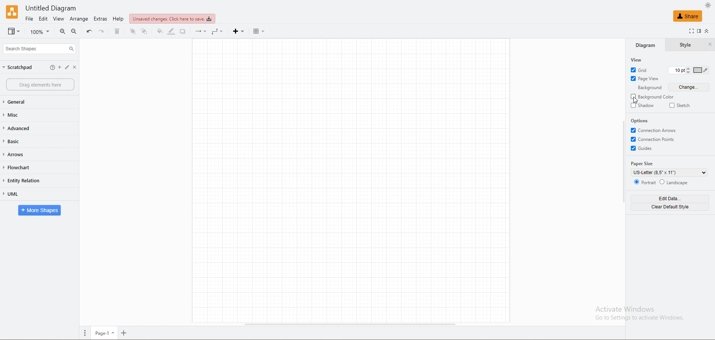 This screenshot has height=340, width=715. I want to click on arrow, so click(200, 32).